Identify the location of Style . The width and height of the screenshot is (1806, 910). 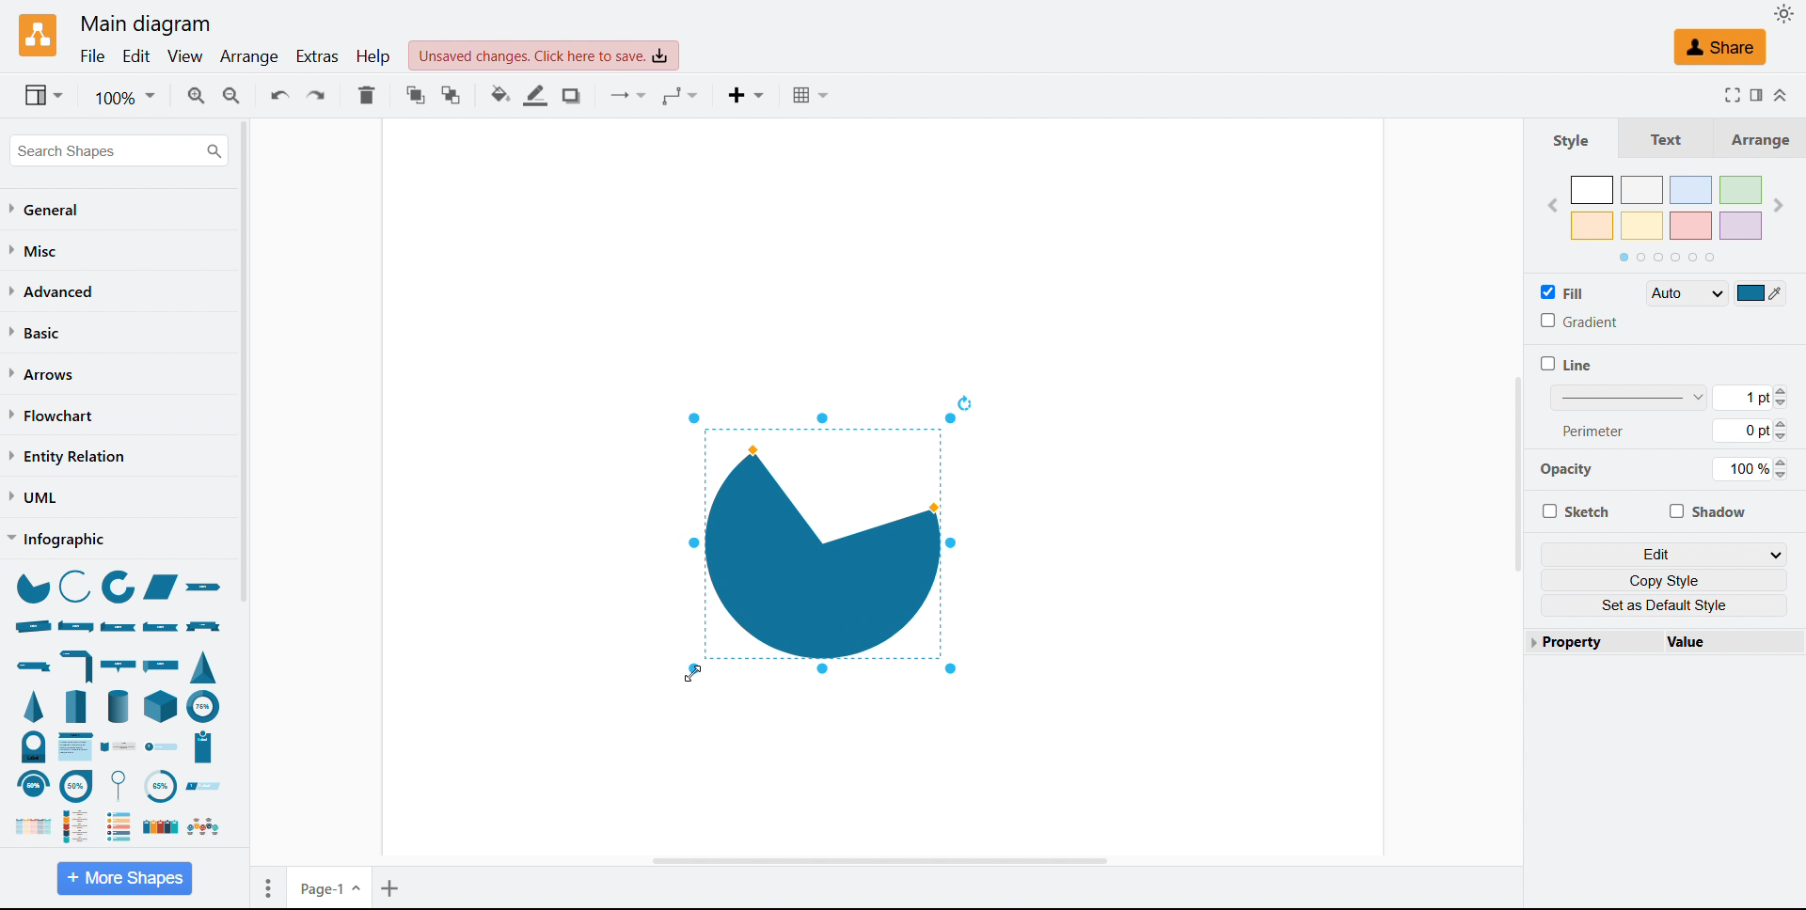
(1572, 139).